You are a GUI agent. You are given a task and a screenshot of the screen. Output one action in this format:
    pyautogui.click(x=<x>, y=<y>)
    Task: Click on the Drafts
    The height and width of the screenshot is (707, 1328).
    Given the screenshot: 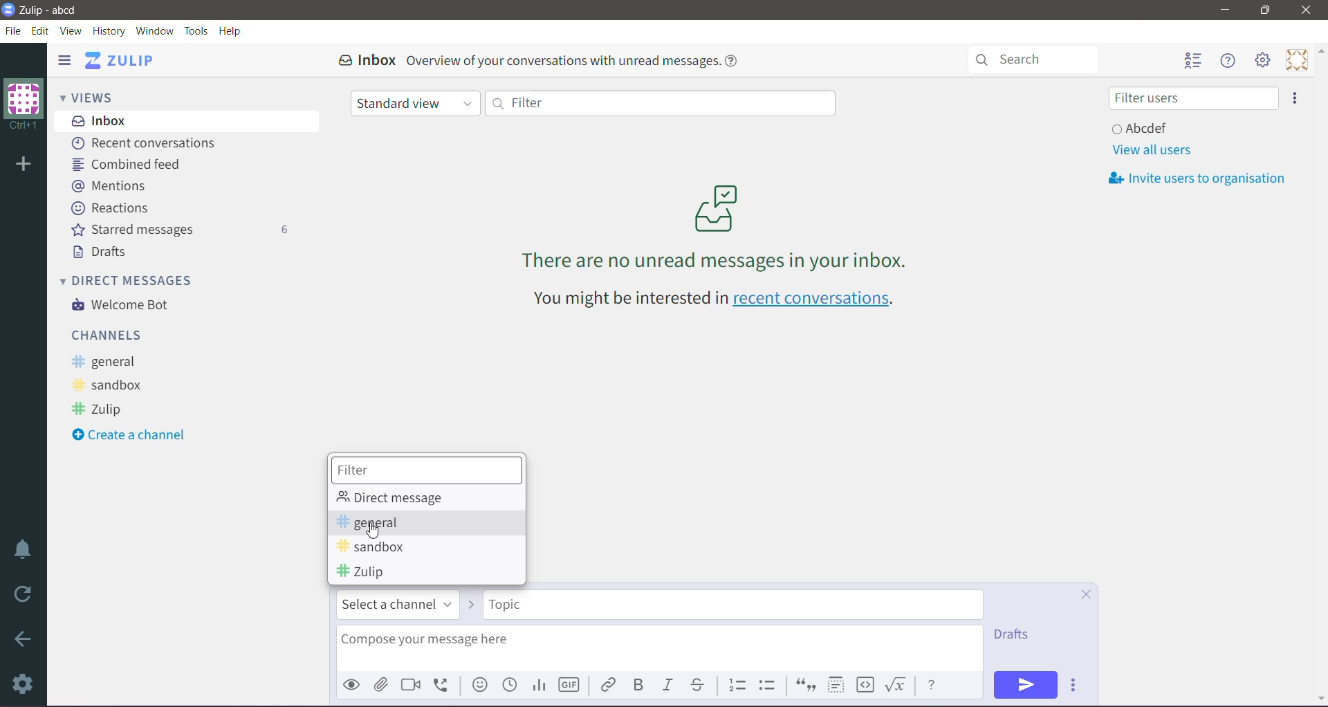 What is the action you would take?
    pyautogui.click(x=1016, y=634)
    